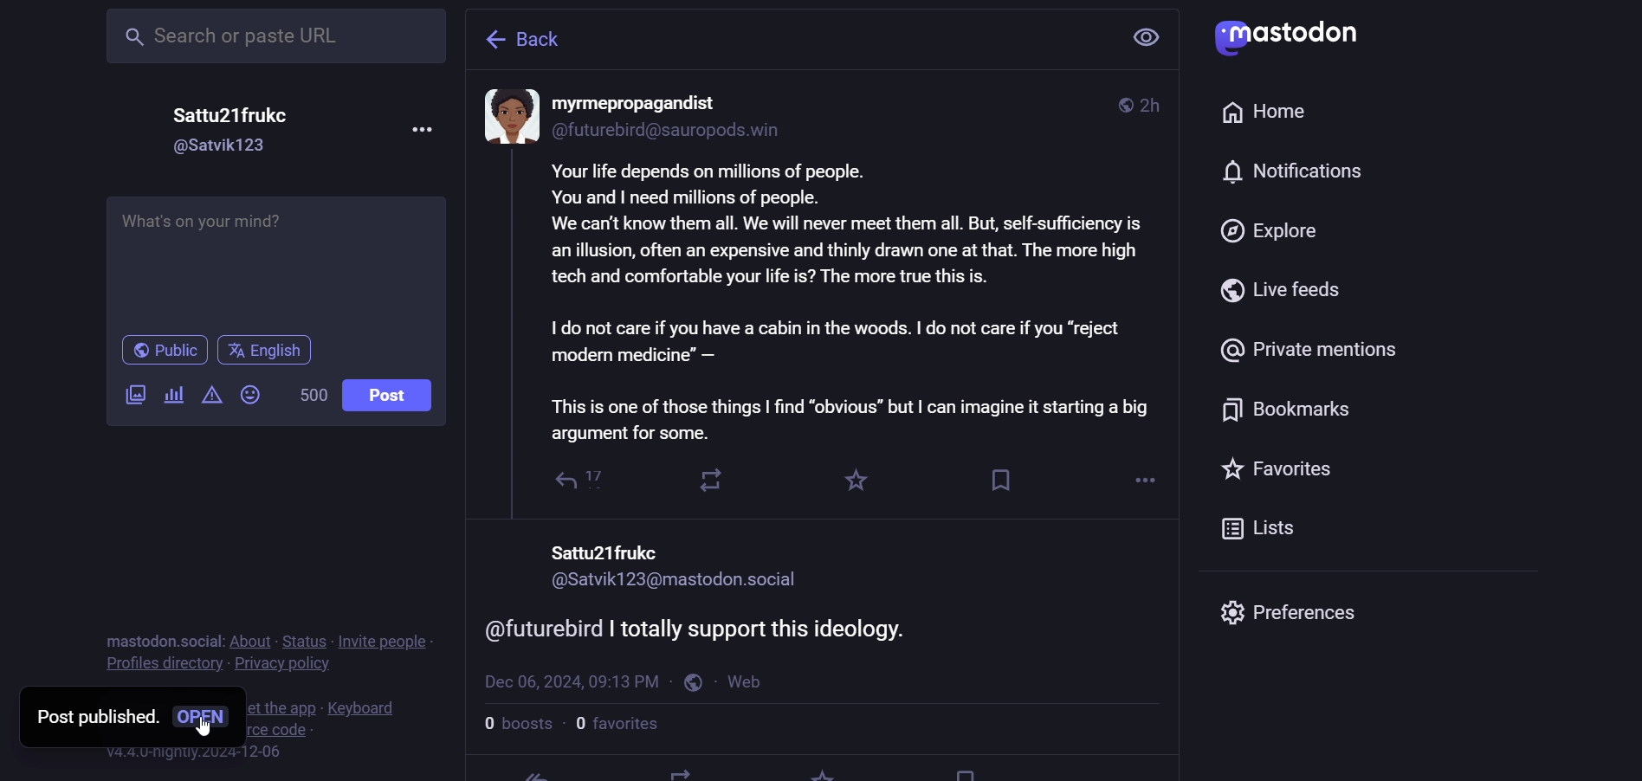  What do you see at coordinates (390, 394) in the screenshot?
I see `post` at bounding box center [390, 394].